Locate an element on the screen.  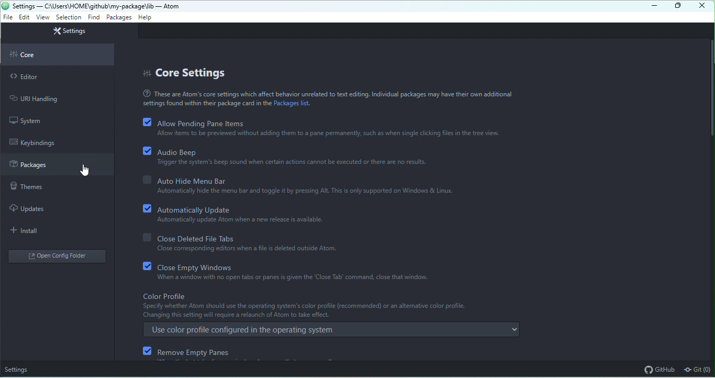
git is located at coordinates (698, 370).